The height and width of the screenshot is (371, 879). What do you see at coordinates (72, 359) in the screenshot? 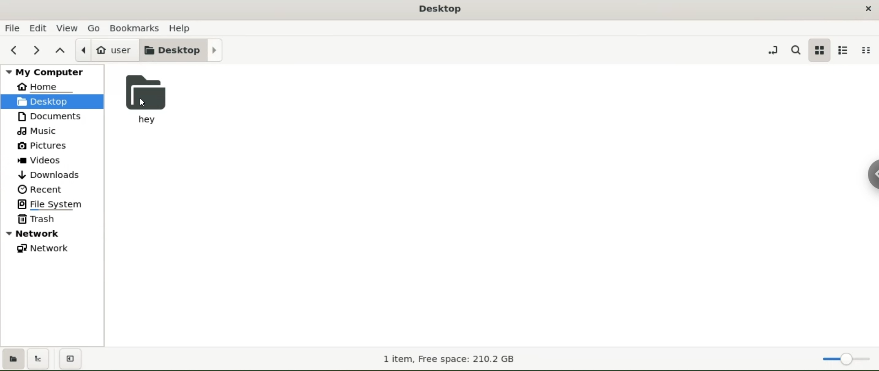
I see `hide the sidebar` at bounding box center [72, 359].